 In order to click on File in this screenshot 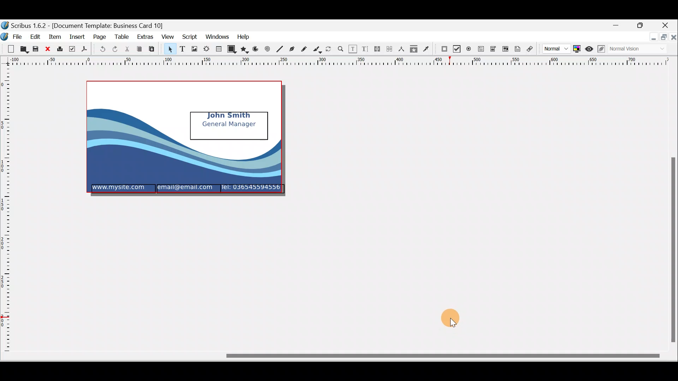, I will do `click(12, 36)`.